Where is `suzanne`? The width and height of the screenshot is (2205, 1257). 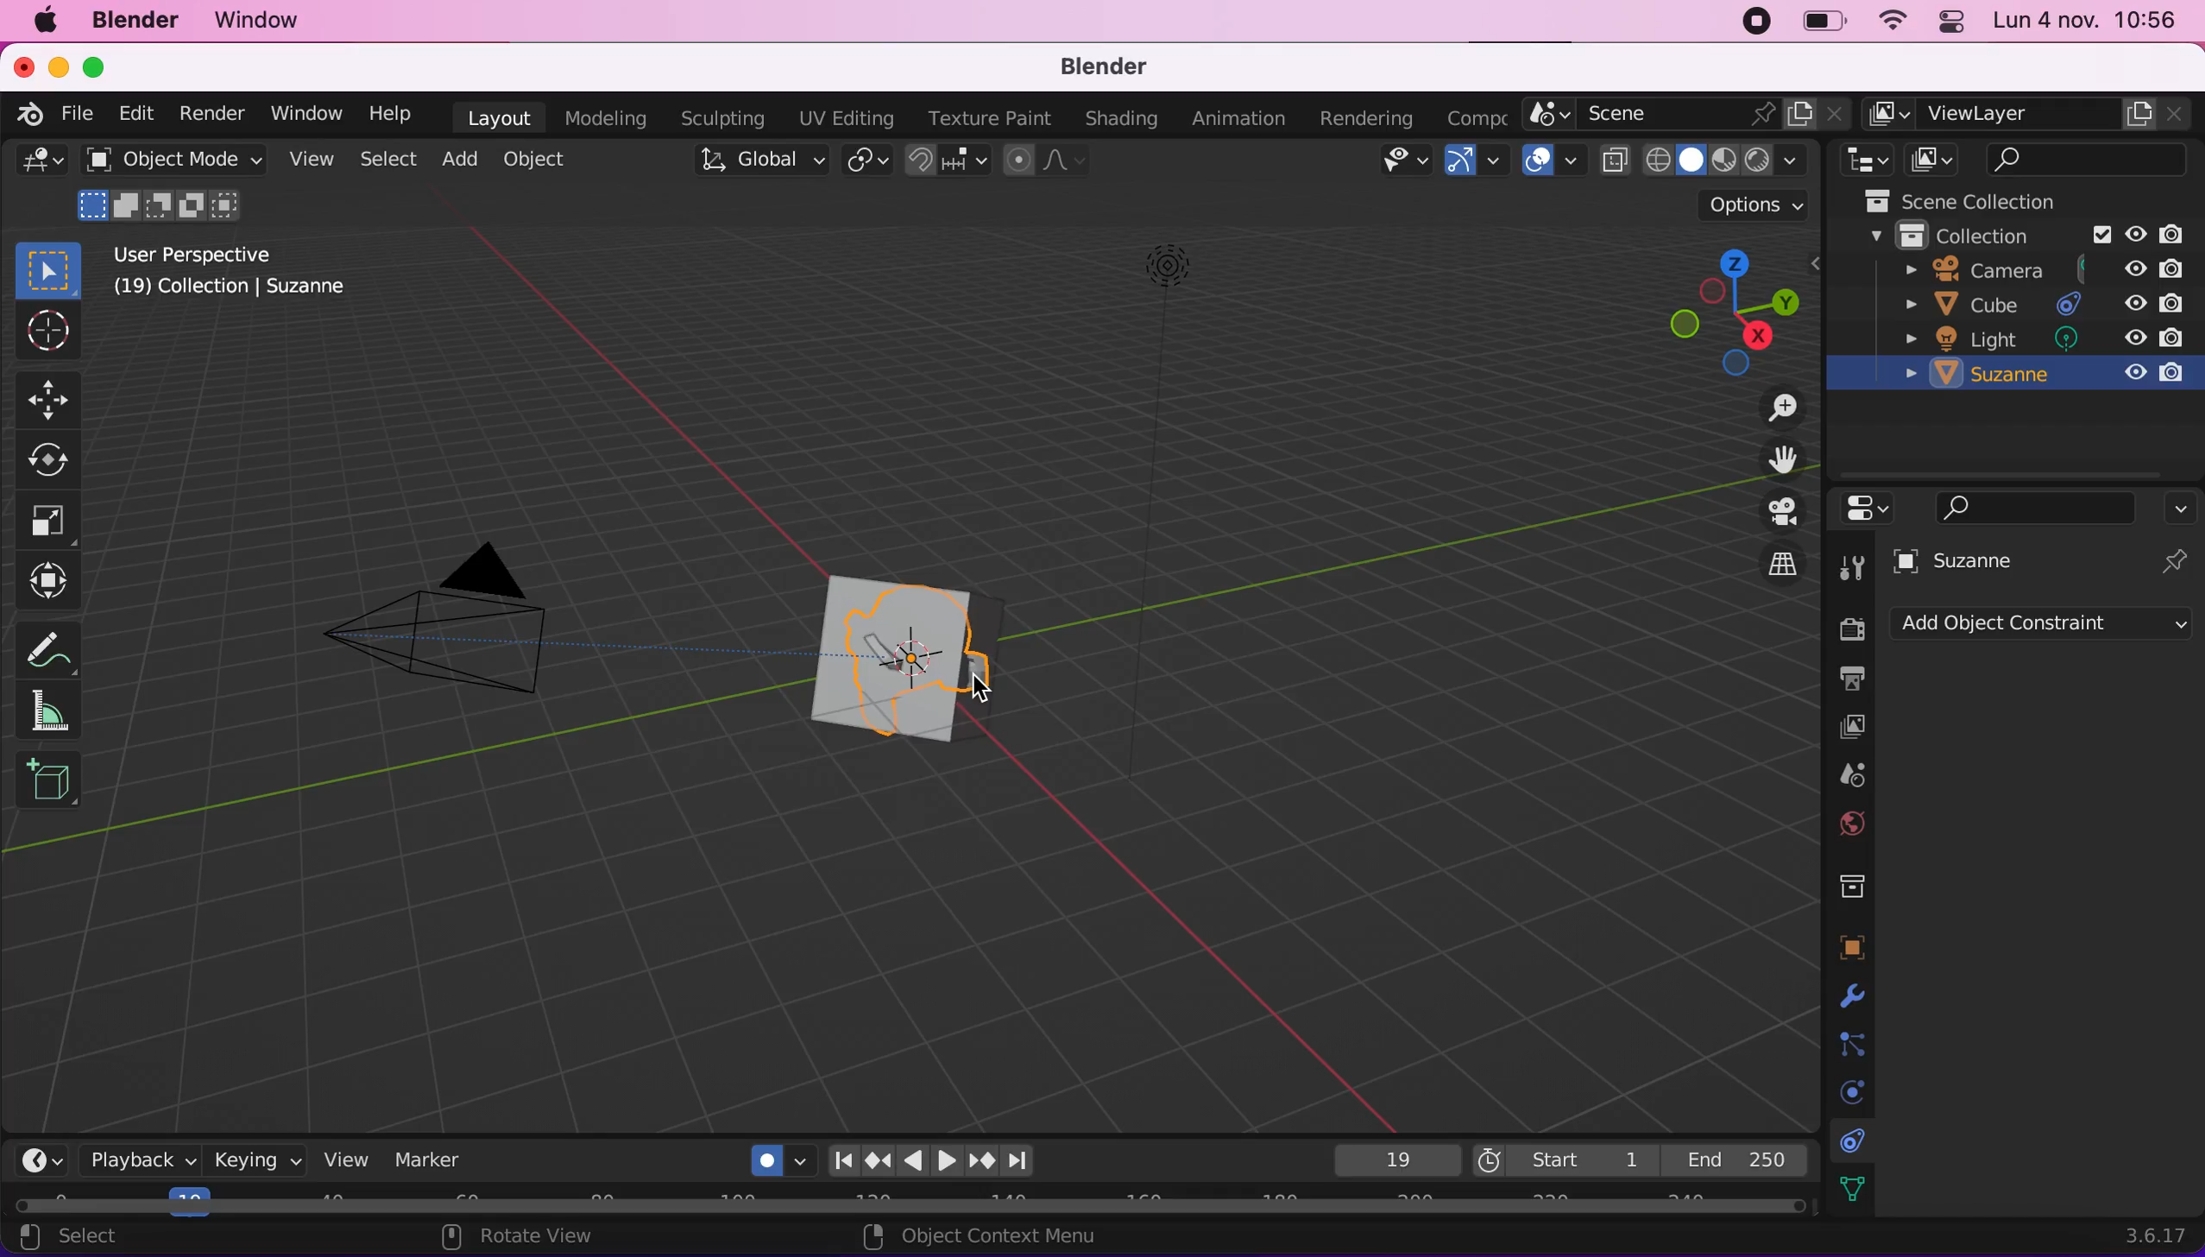
suzanne is located at coordinates (887, 660).